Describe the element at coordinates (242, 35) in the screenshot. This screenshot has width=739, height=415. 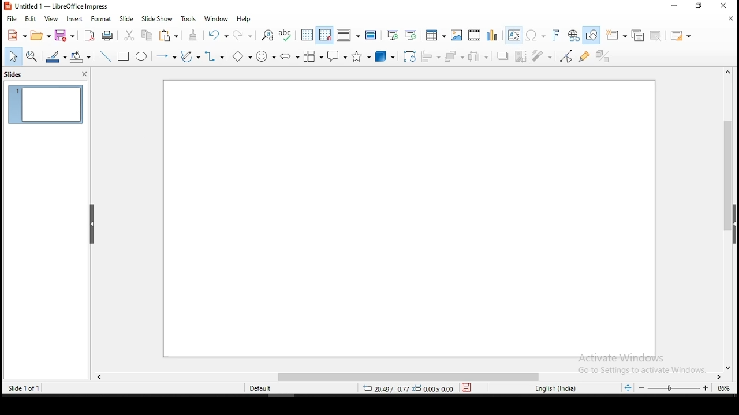
I see `redo` at that location.